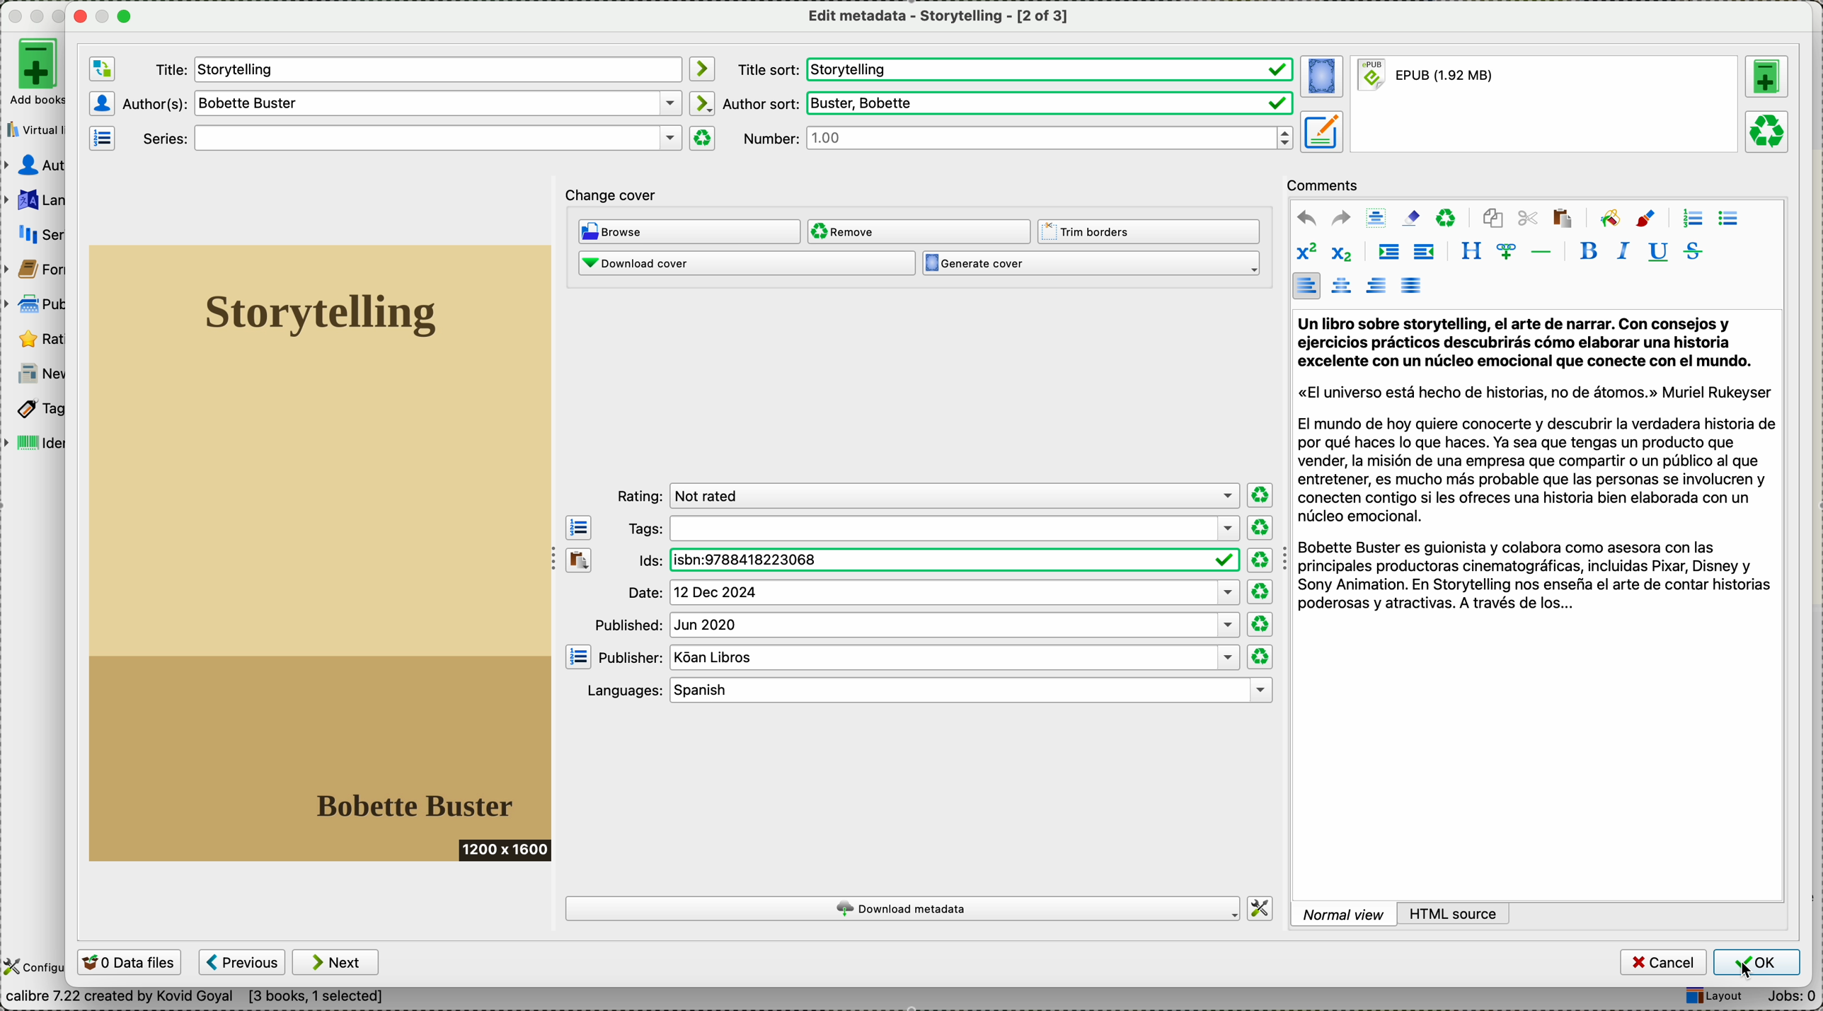  Describe the element at coordinates (1769, 132) in the screenshot. I see `remove the selected format from this book` at that location.